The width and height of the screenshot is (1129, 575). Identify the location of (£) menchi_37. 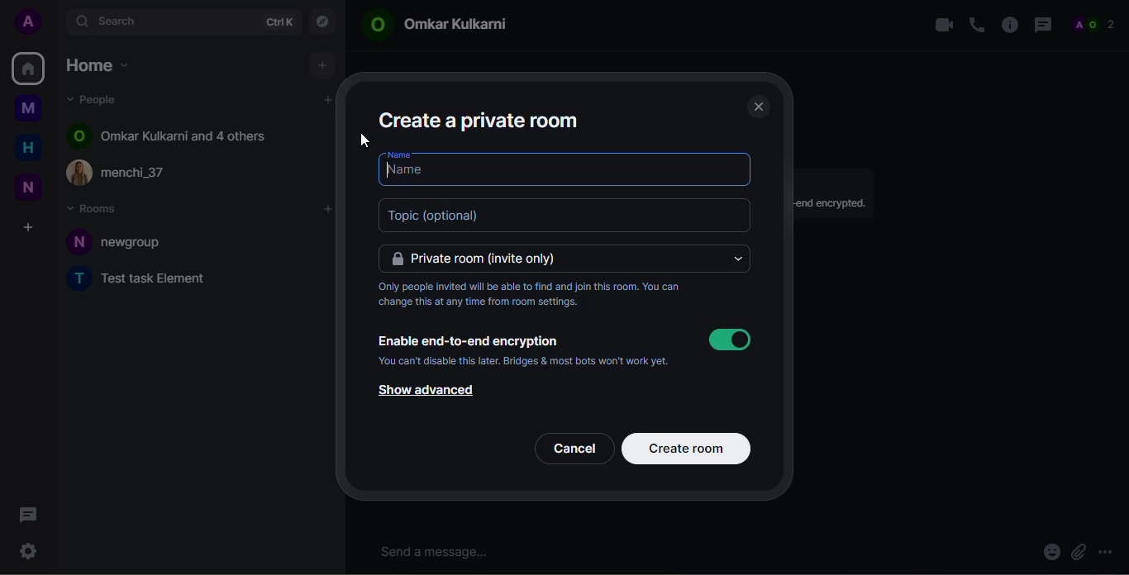
(126, 174).